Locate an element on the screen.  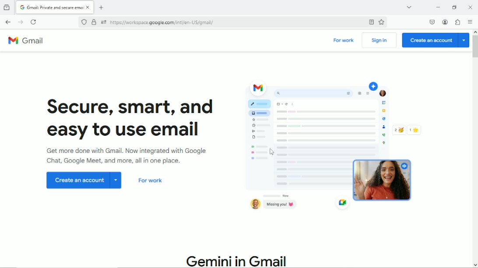
Extensions is located at coordinates (458, 22).